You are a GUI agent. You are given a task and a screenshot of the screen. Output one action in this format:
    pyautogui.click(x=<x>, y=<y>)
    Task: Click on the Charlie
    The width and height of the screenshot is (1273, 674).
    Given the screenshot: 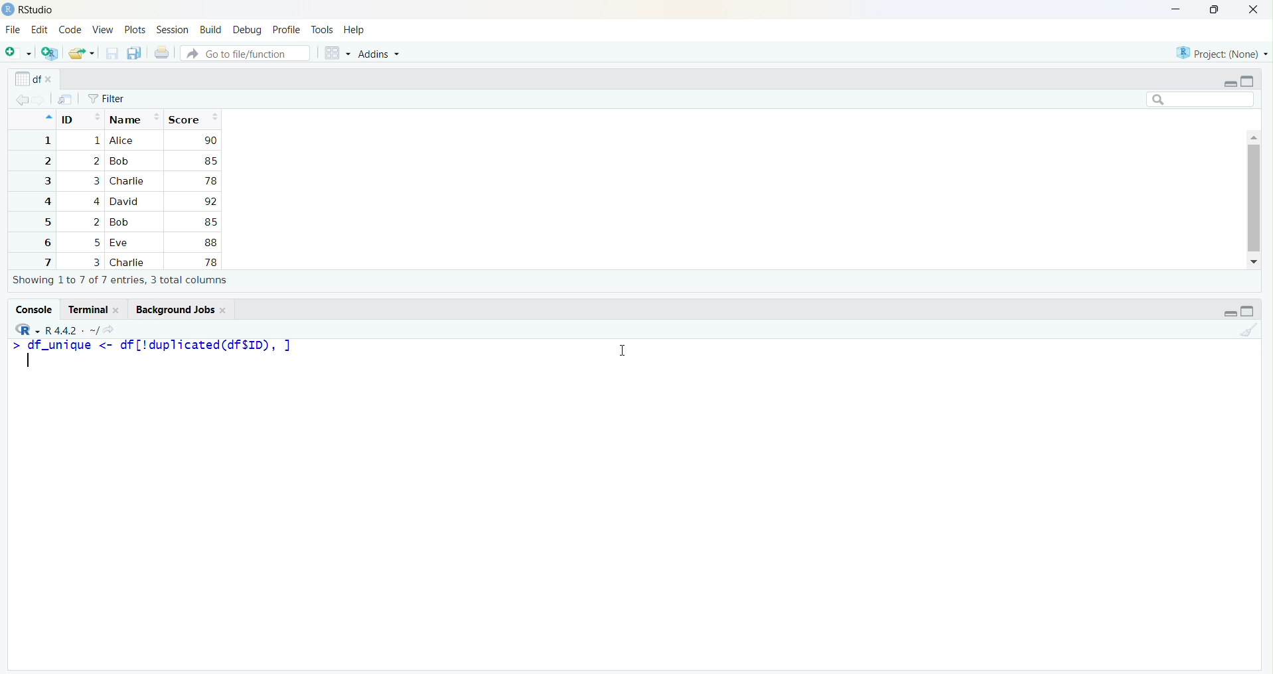 What is the action you would take?
    pyautogui.click(x=128, y=181)
    